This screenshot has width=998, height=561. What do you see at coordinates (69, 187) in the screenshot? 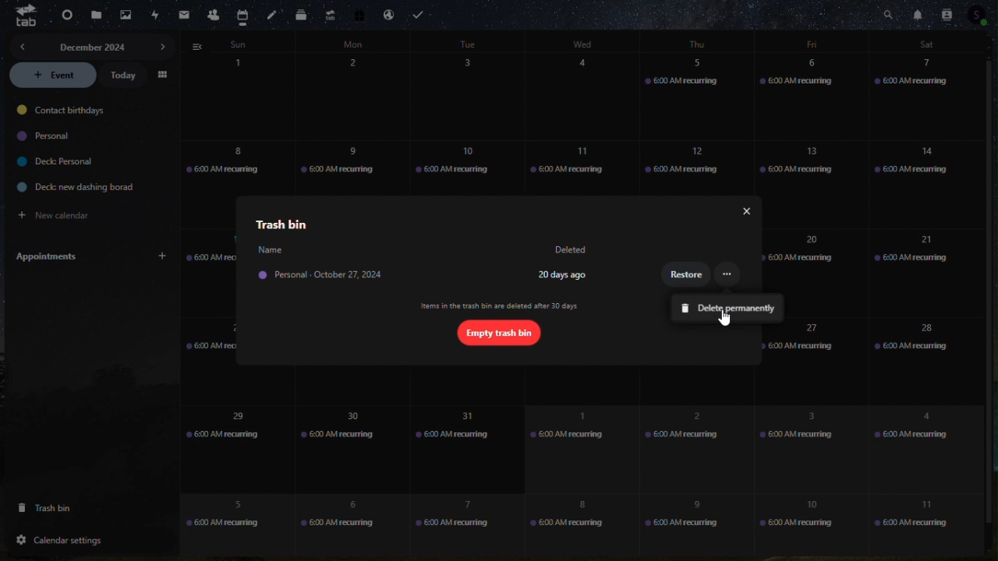
I see `deck: new dashing borad` at bounding box center [69, 187].